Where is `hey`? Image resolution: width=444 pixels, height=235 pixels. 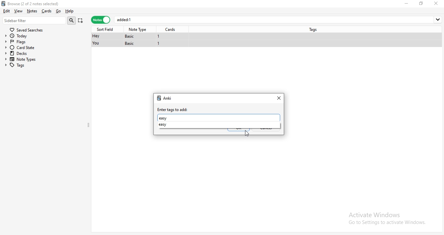
hey is located at coordinates (96, 36).